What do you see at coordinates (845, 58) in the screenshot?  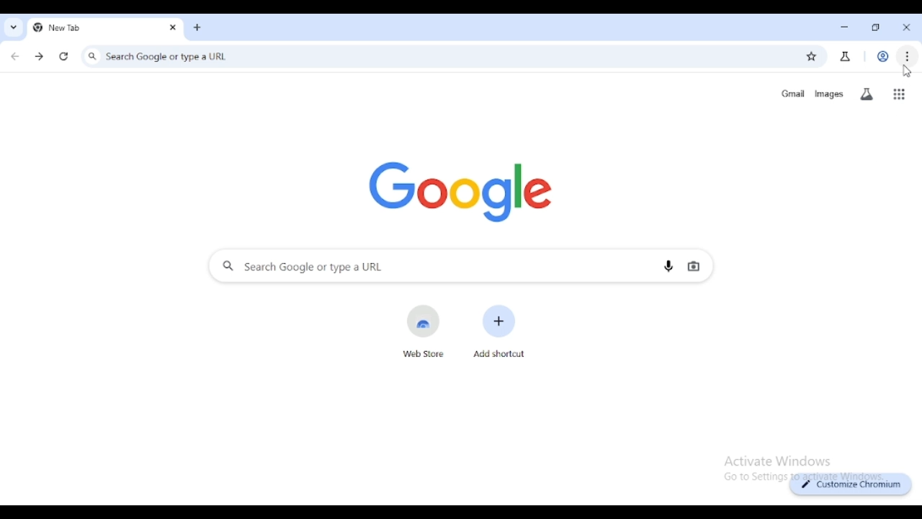 I see `search labs` at bounding box center [845, 58].